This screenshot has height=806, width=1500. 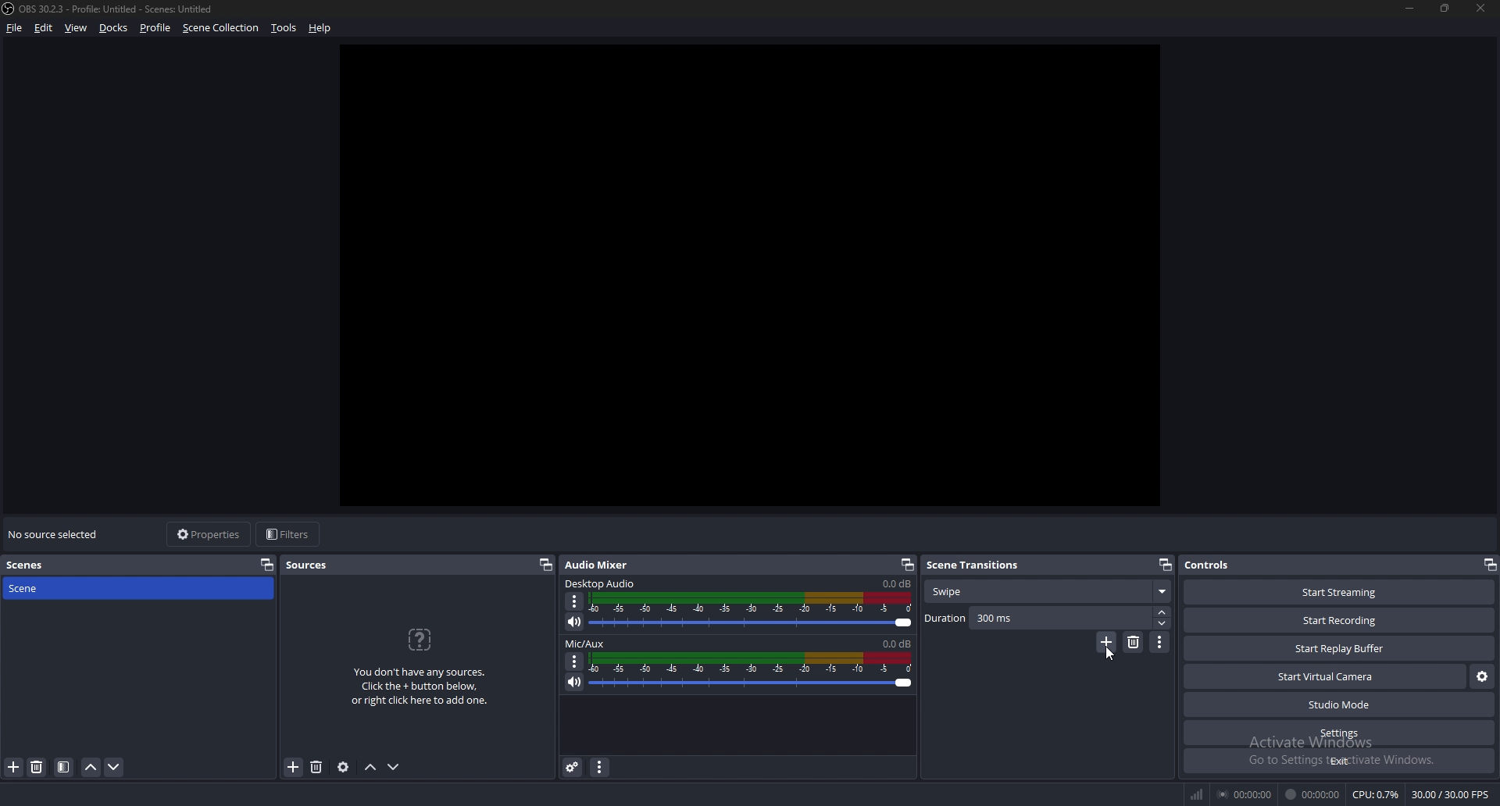 I want to click on move scene down, so click(x=114, y=768).